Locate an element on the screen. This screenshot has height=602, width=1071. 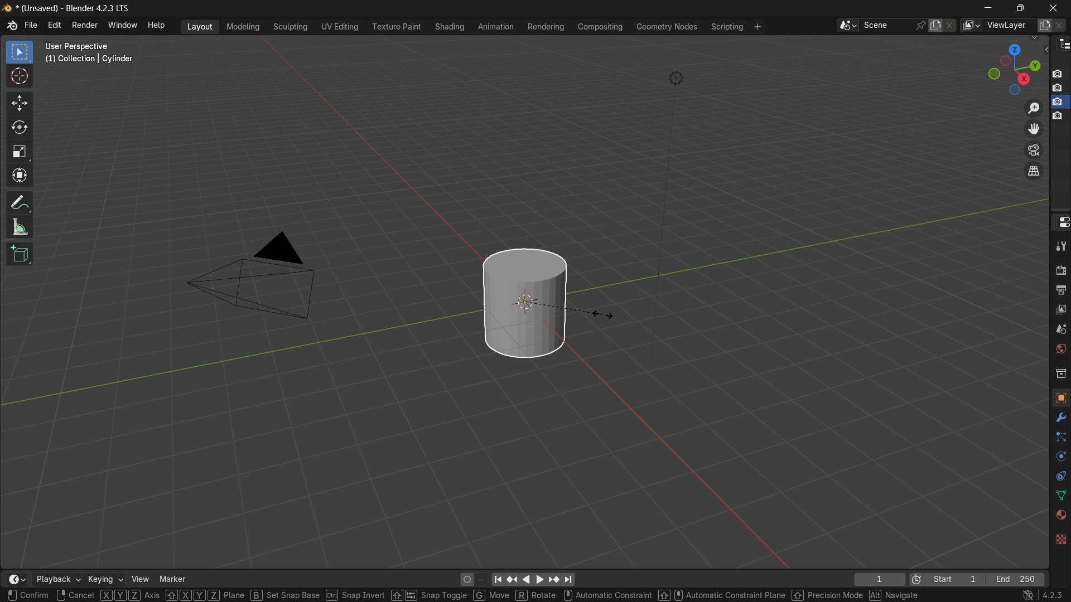
add cube is located at coordinates (20, 253).